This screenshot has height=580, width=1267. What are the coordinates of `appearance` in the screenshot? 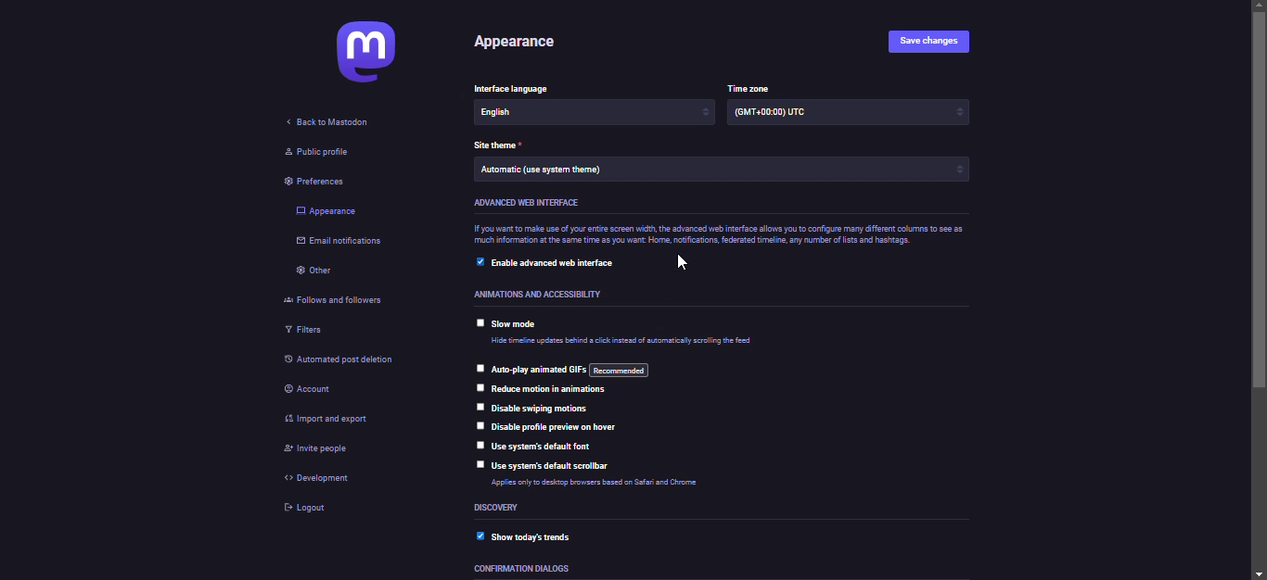 It's located at (518, 43).